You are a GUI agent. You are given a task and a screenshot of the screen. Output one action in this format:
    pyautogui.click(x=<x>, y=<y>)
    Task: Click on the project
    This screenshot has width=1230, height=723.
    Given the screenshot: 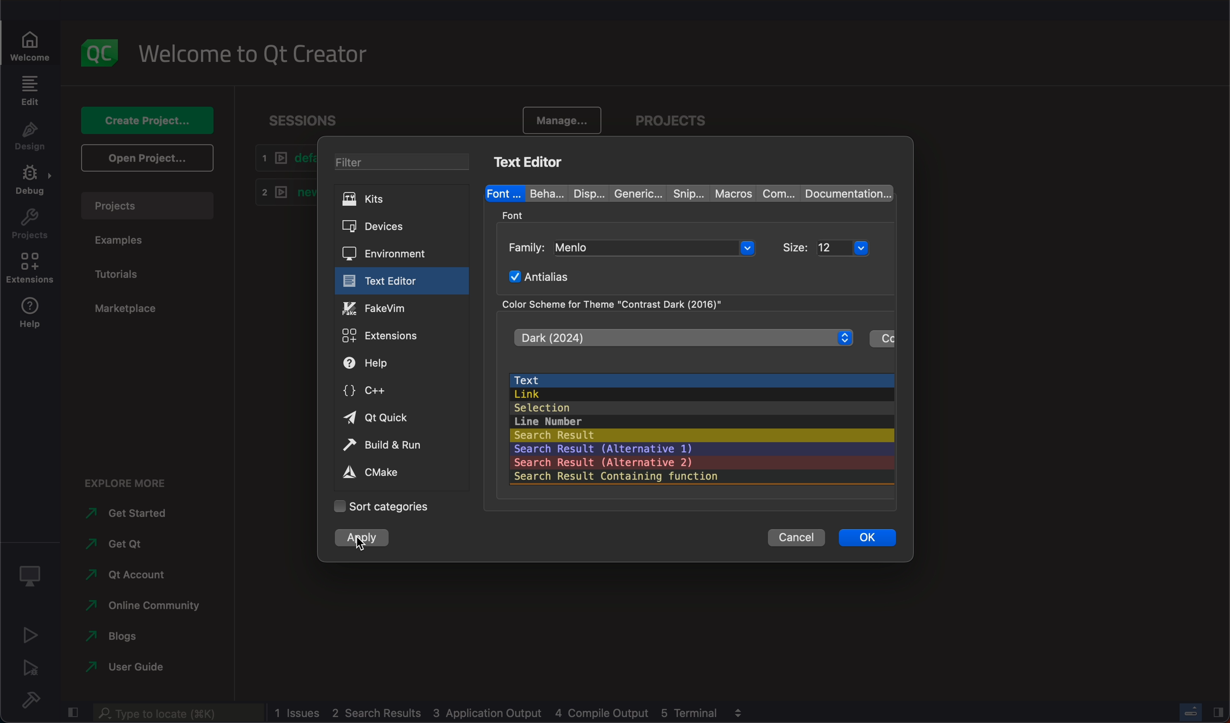 What is the action you would take?
    pyautogui.click(x=680, y=118)
    